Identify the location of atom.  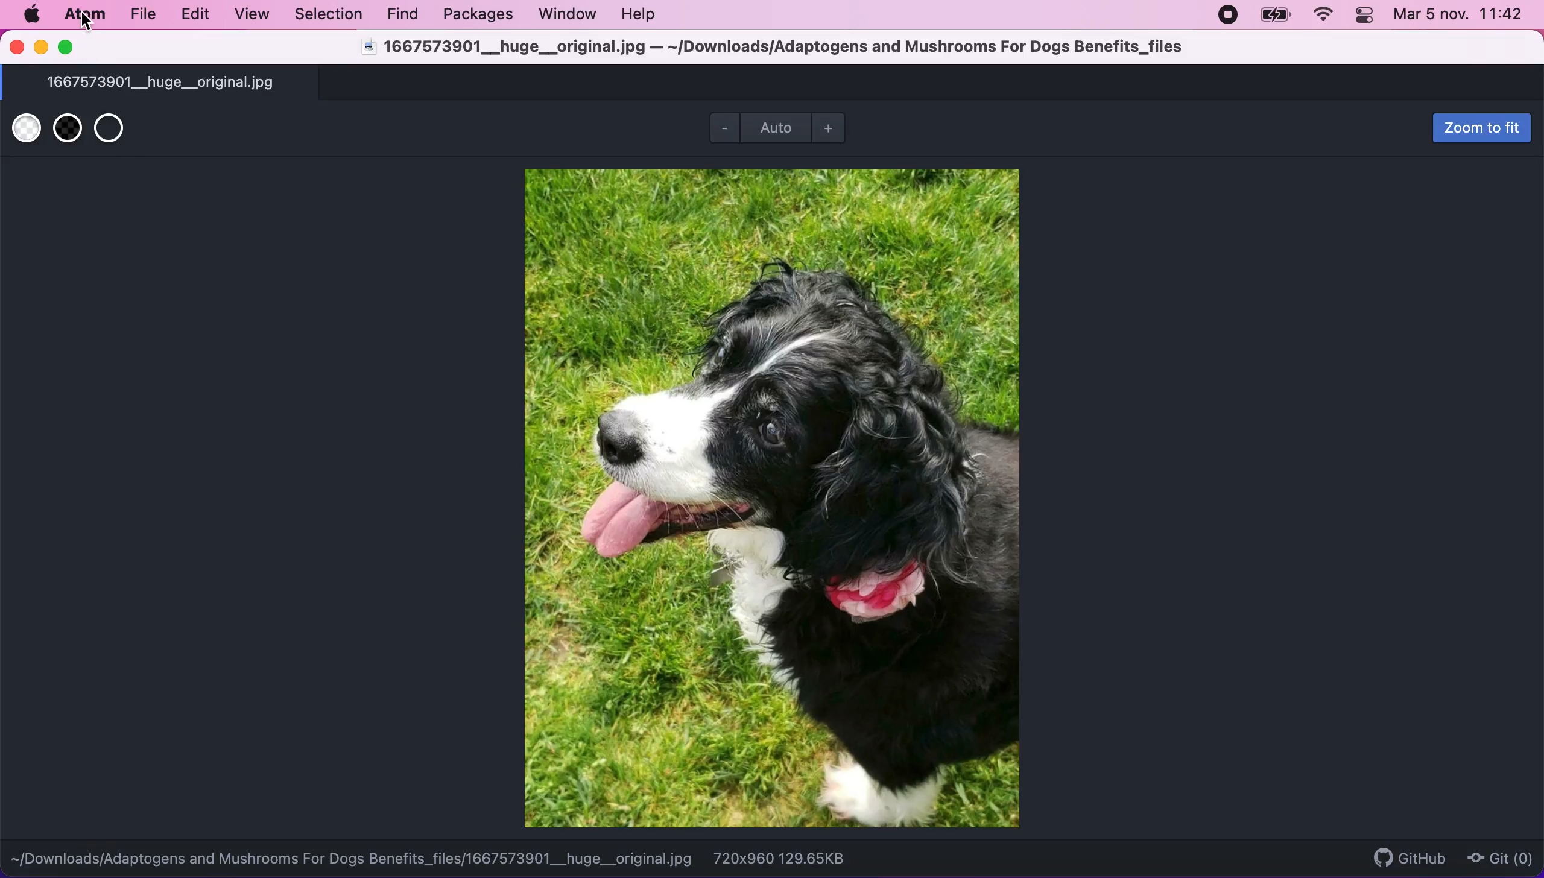
(83, 17).